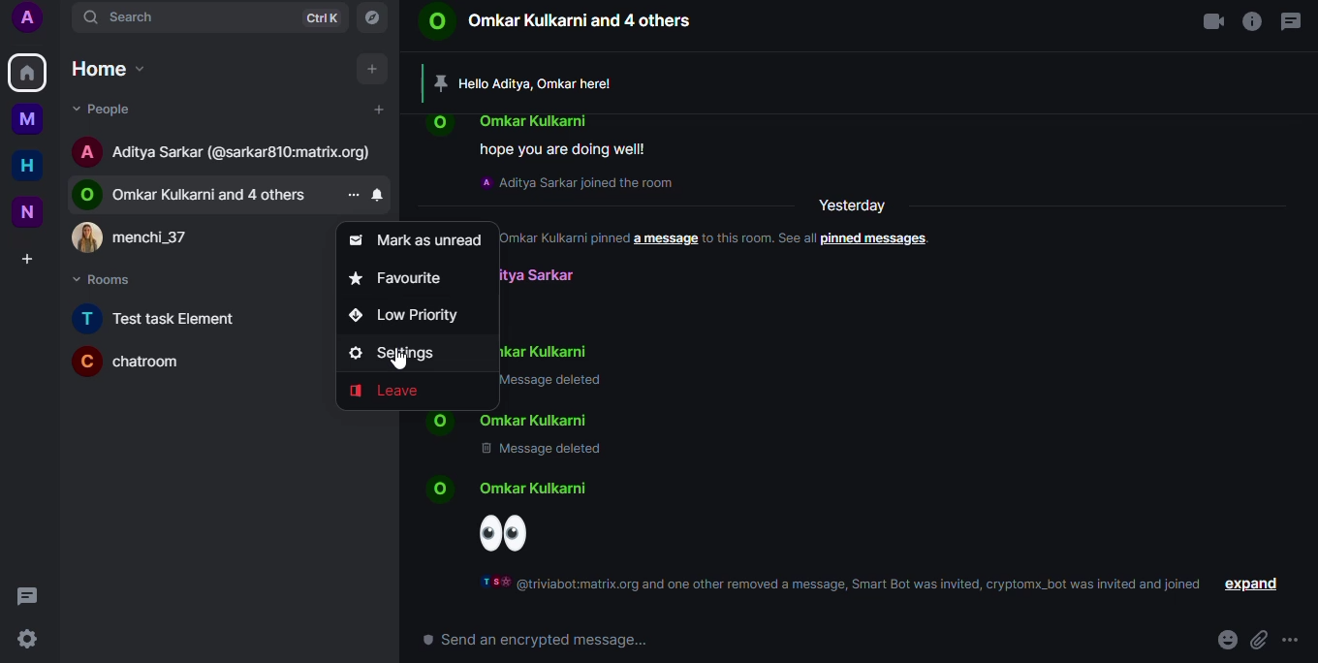  What do you see at coordinates (406, 360) in the screenshot?
I see `cursor` at bounding box center [406, 360].